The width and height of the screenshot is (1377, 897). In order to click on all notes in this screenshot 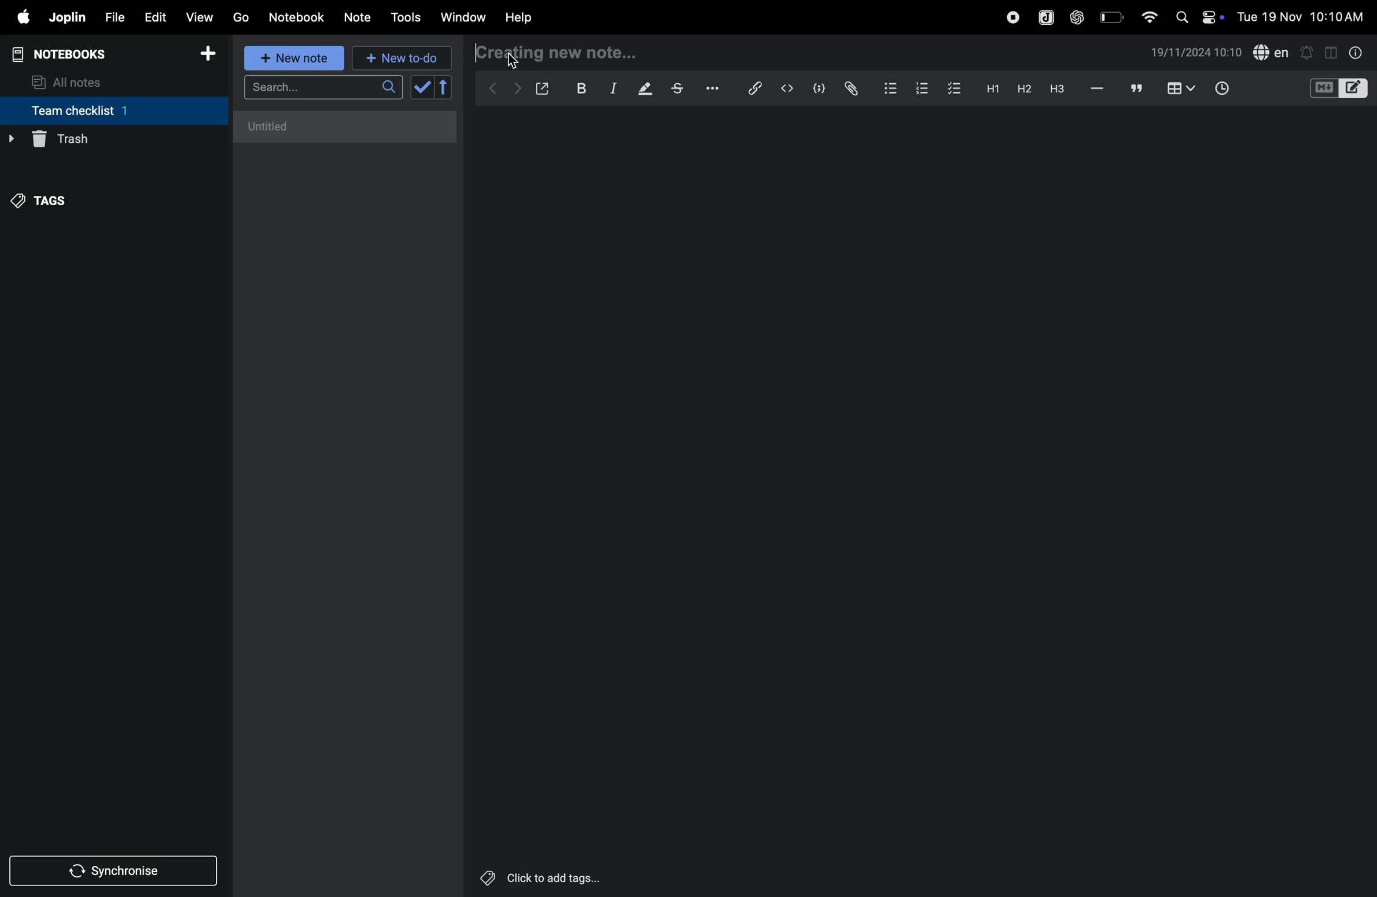, I will do `click(76, 81)`.